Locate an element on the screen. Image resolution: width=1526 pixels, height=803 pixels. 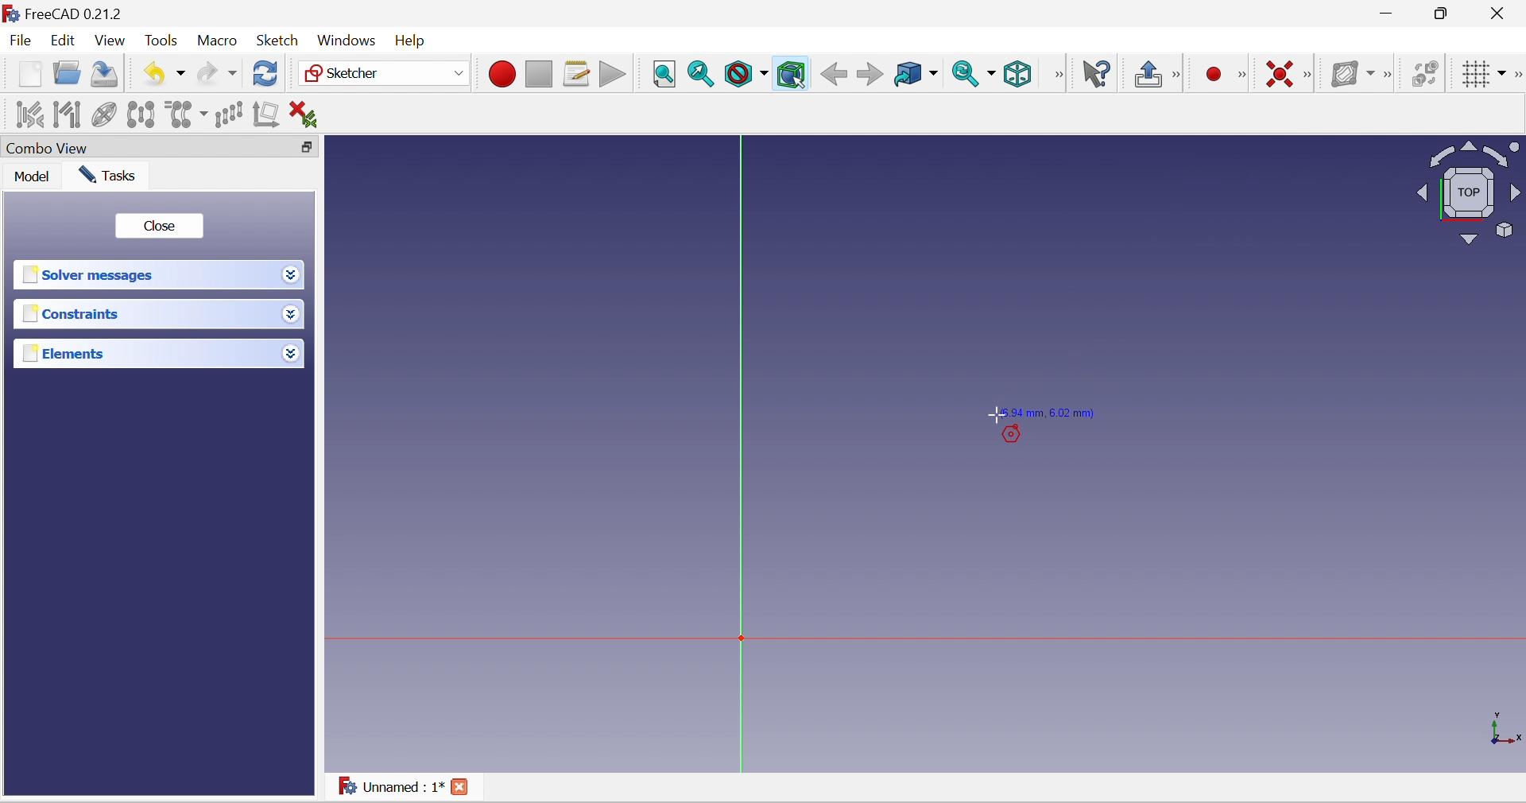
Show/hide internal geometry is located at coordinates (106, 113).